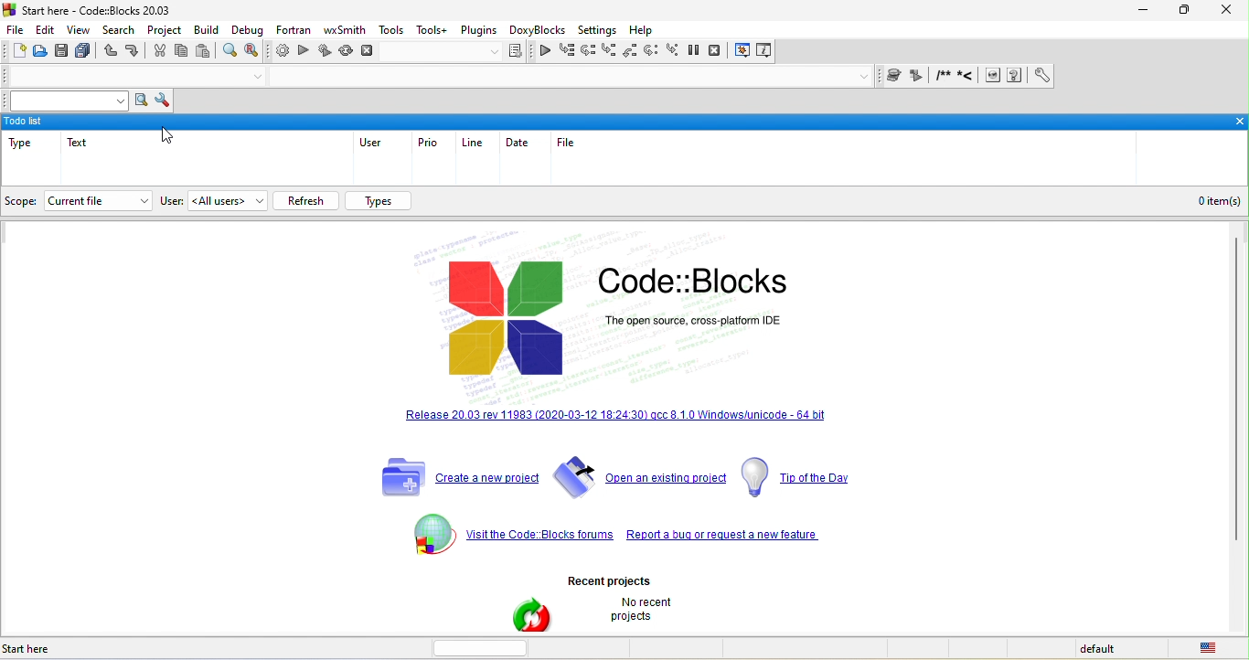 The width and height of the screenshot is (1249, 660). I want to click on view, so click(80, 30).